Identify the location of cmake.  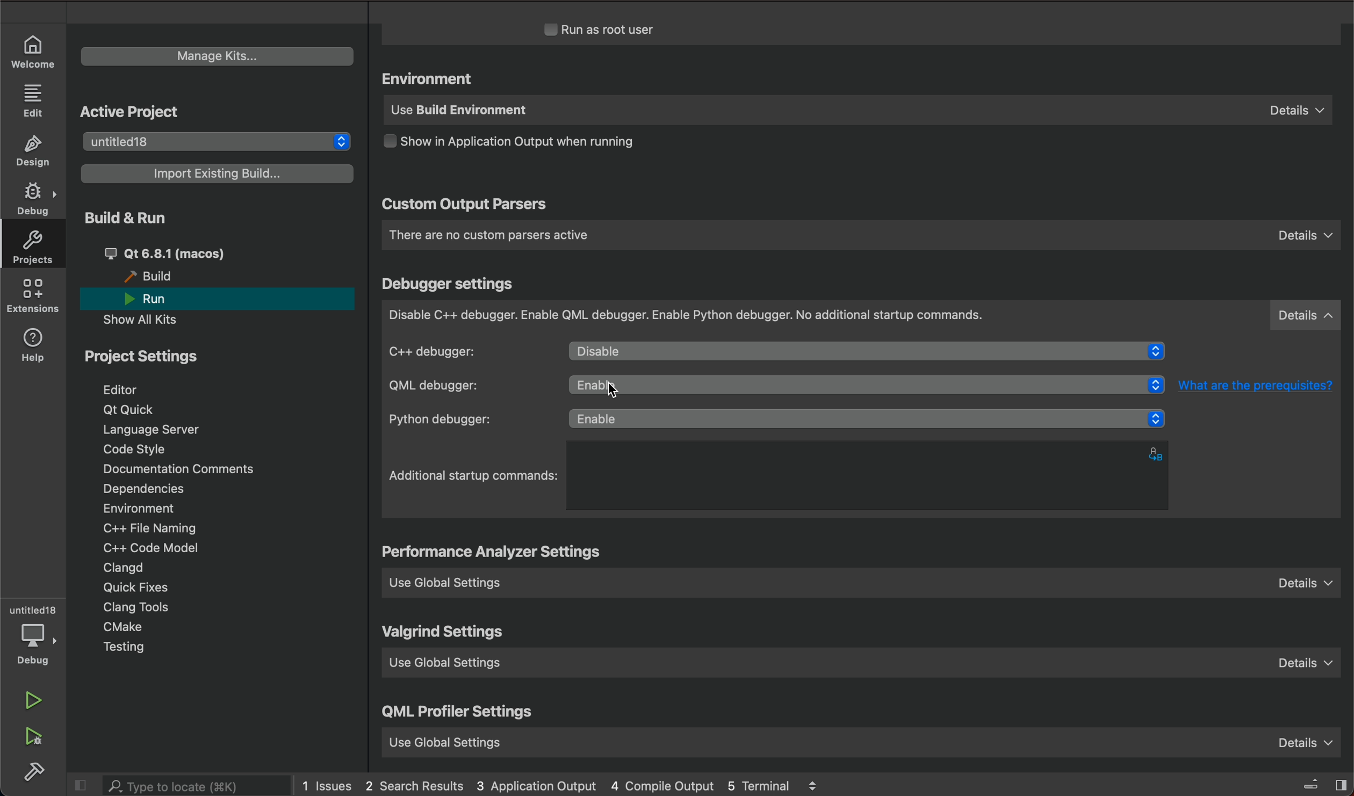
(123, 626).